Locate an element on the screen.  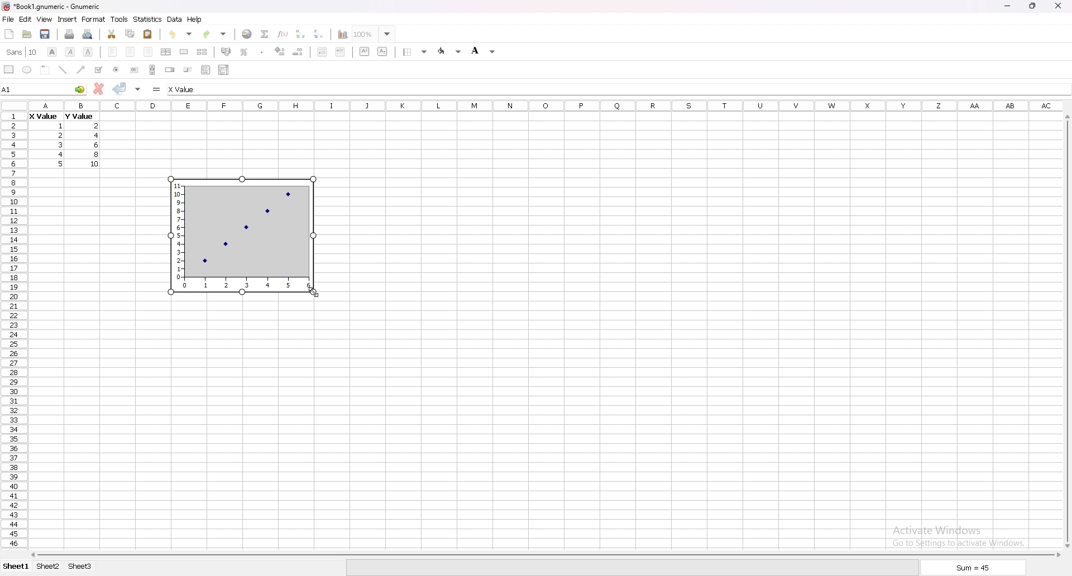
cell input is located at coordinates (193, 89).